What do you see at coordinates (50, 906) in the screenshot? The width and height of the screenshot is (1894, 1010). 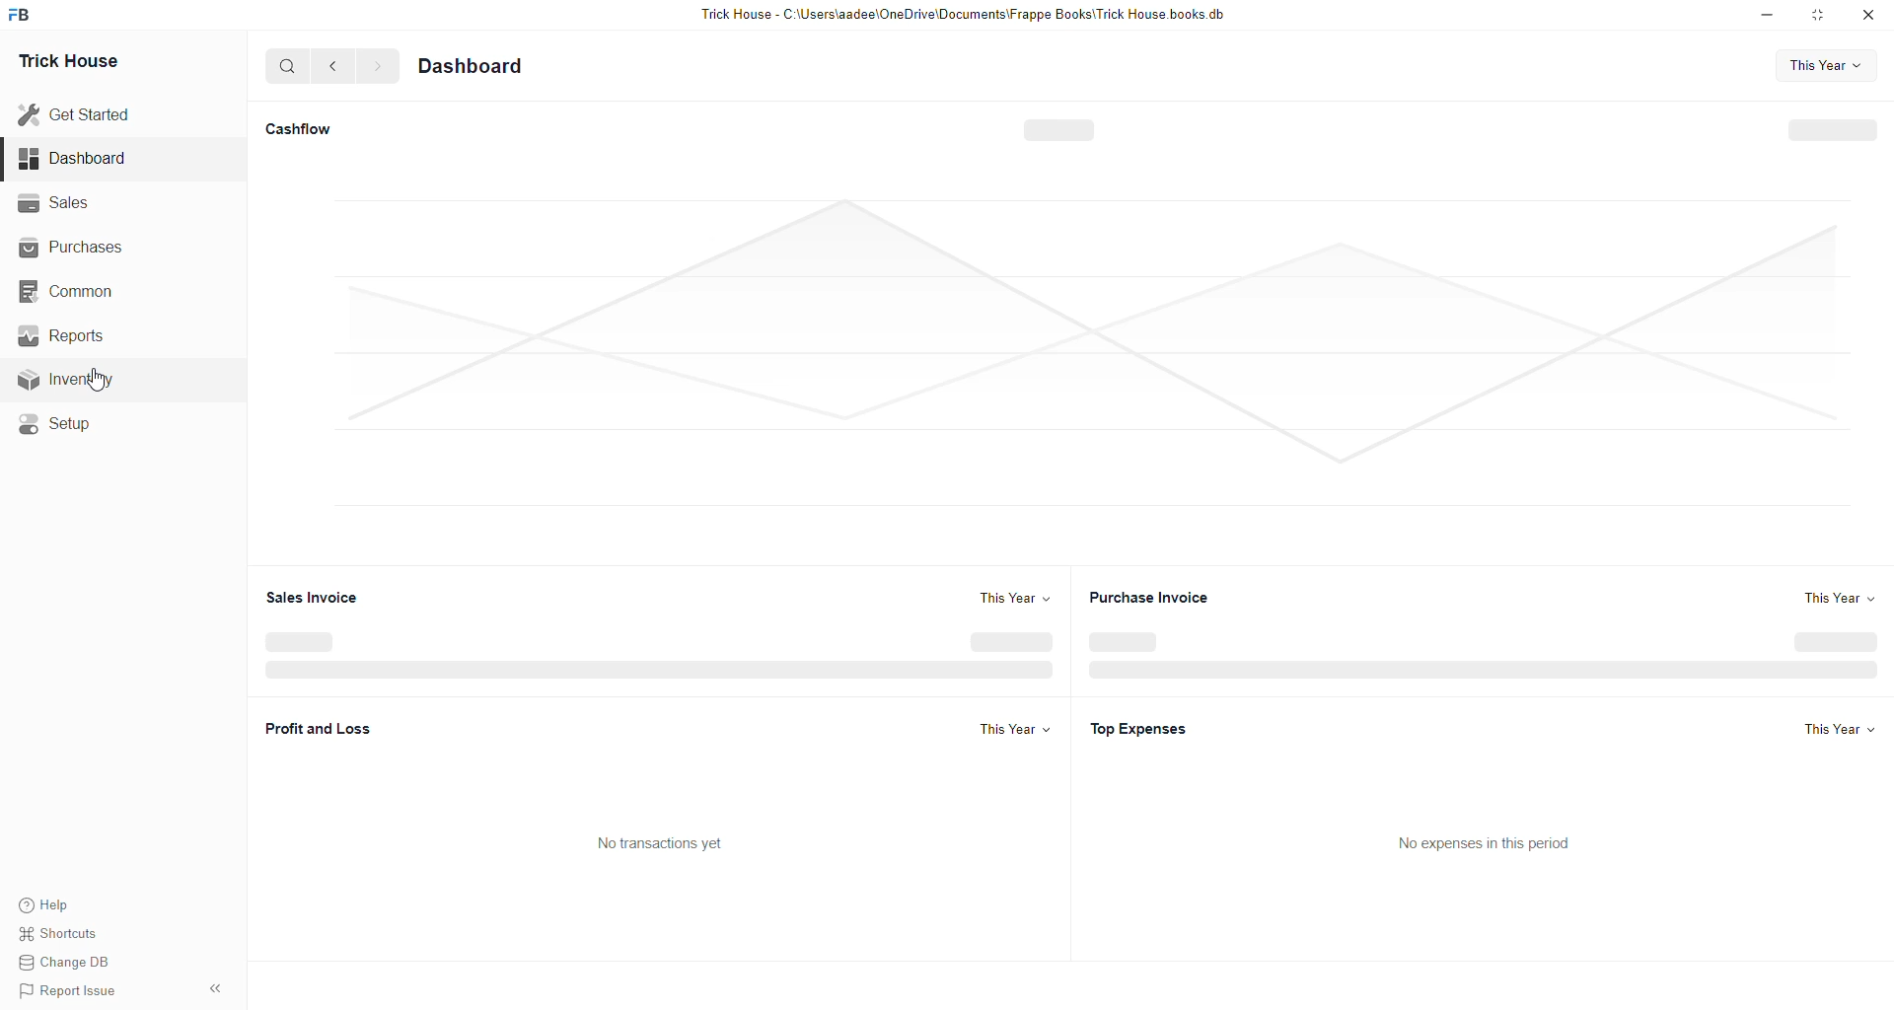 I see `Help` at bounding box center [50, 906].